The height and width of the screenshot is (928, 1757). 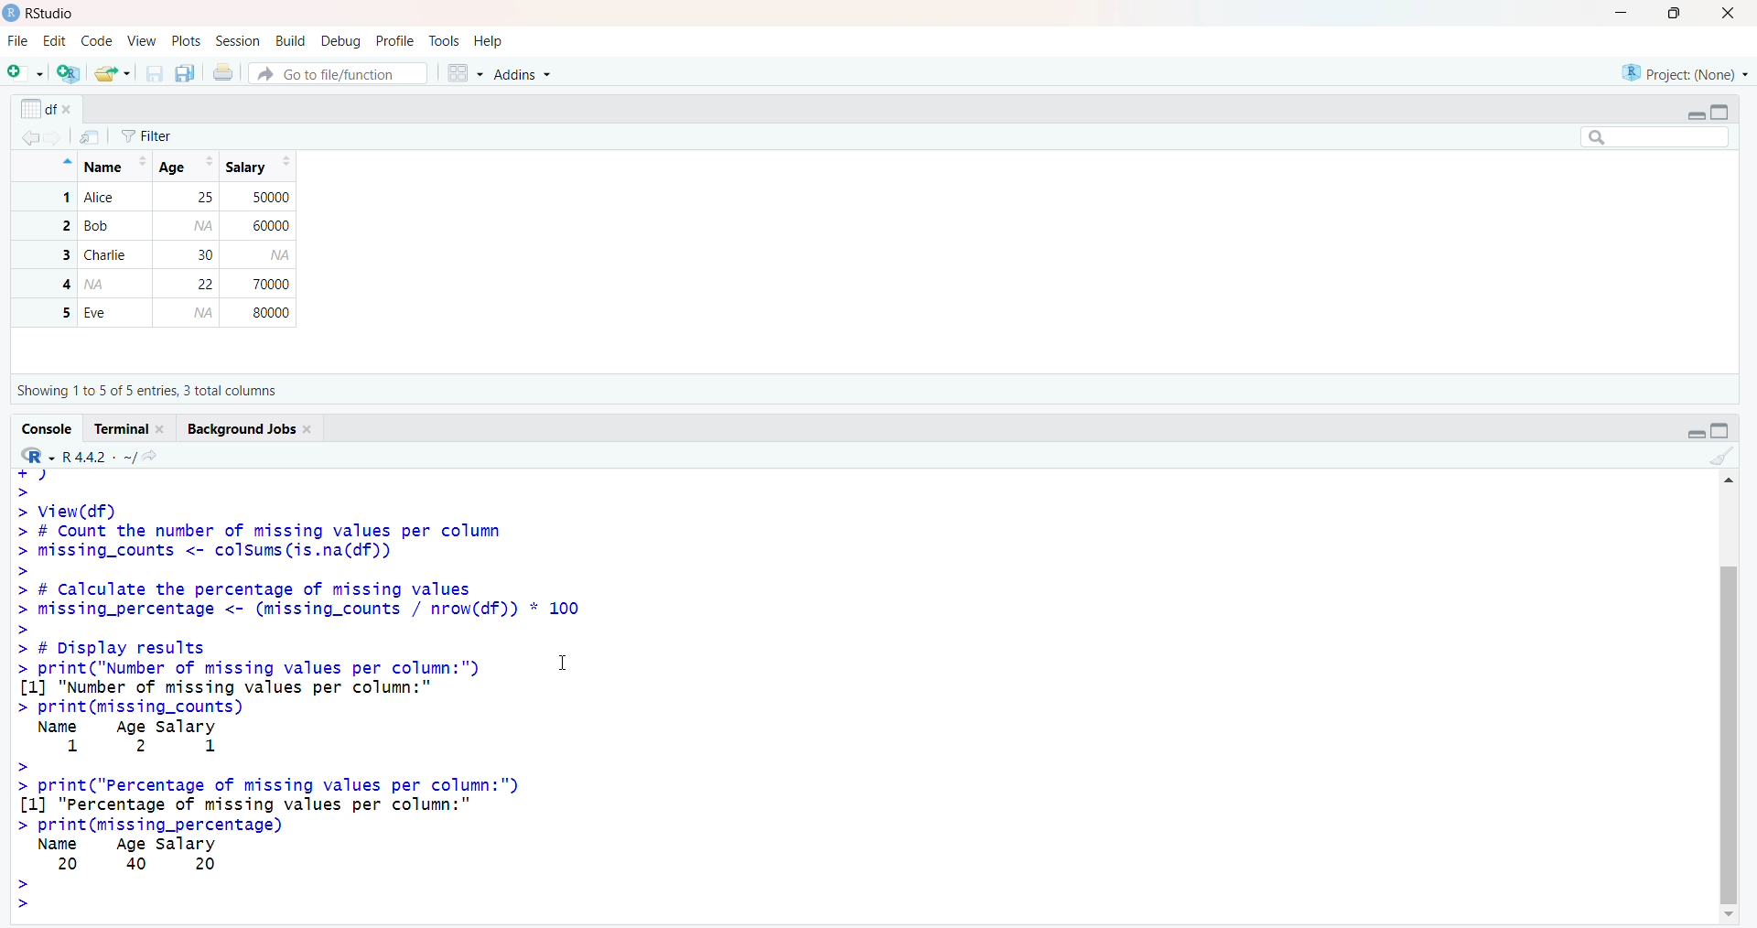 What do you see at coordinates (1678, 14) in the screenshot?
I see `Maximize` at bounding box center [1678, 14].